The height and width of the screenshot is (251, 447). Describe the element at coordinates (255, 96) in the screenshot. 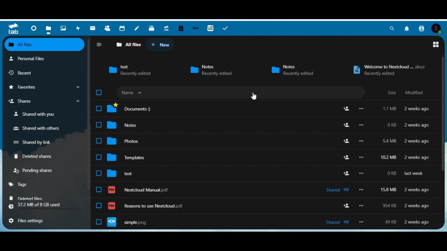

I see `cursor` at that location.